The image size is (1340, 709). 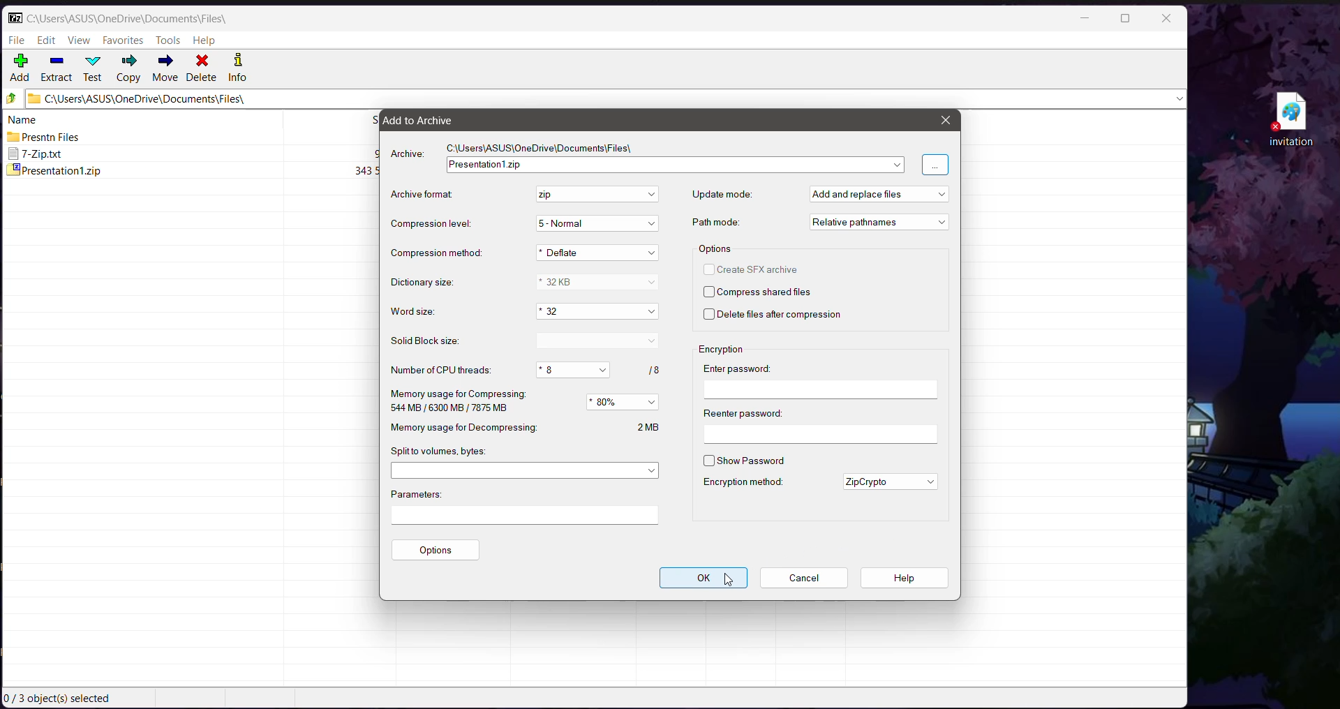 I want to click on Options, so click(x=438, y=551).